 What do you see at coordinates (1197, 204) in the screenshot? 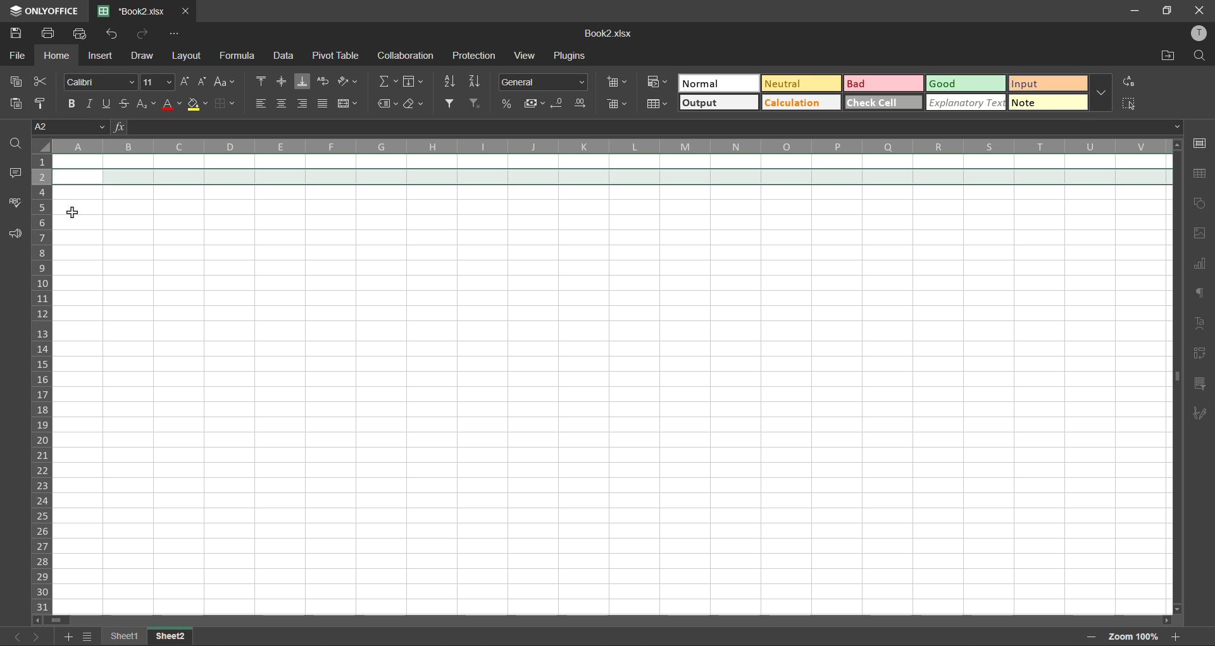
I see `shapes` at bounding box center [1197, 204].